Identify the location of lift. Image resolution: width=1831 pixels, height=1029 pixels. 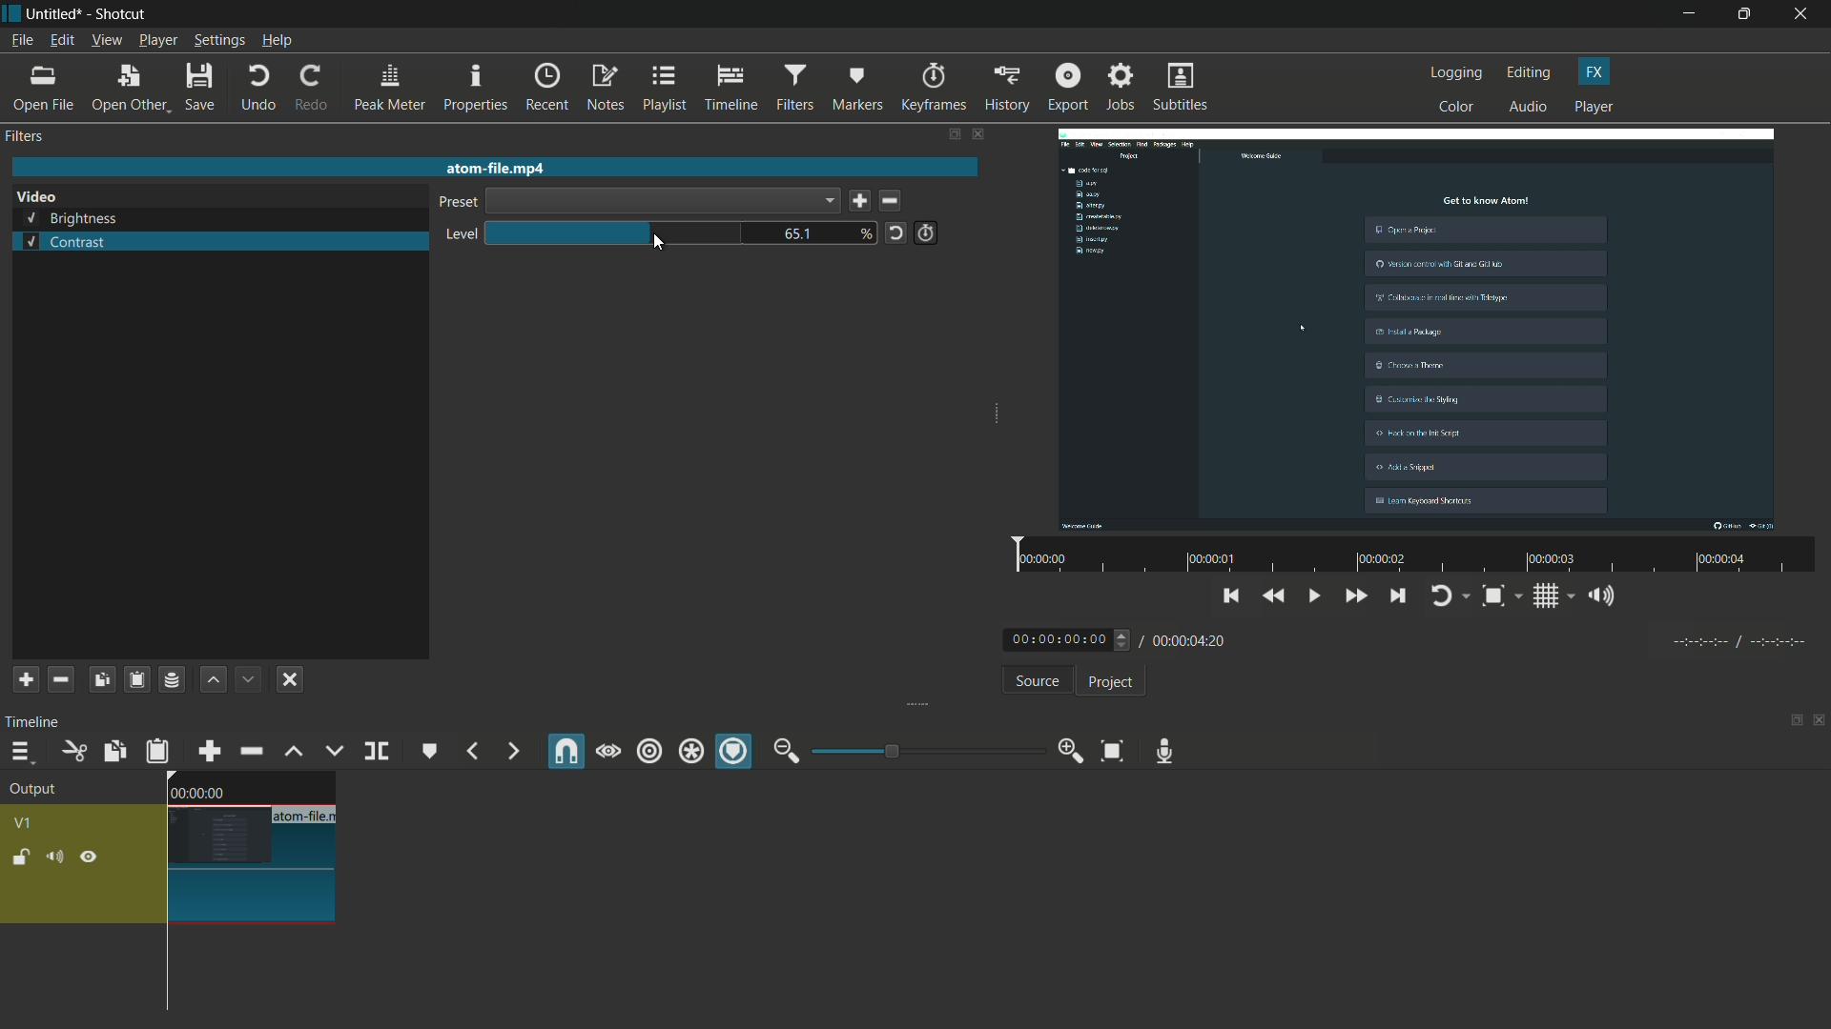
(293, 751).